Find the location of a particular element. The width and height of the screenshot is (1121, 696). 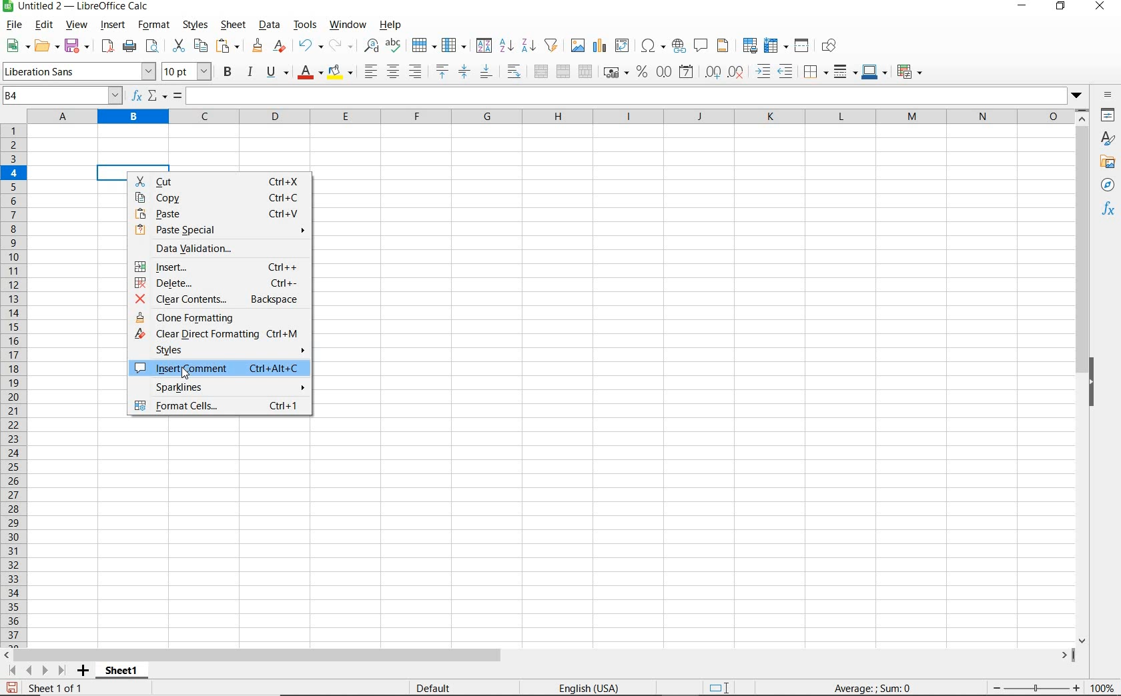

data validation is located at coordinates (216, 249).